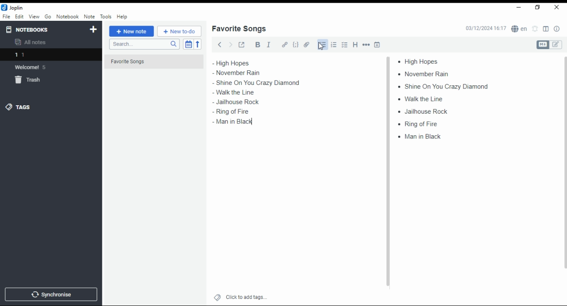  I want to click on note properties, so click(557, 29).